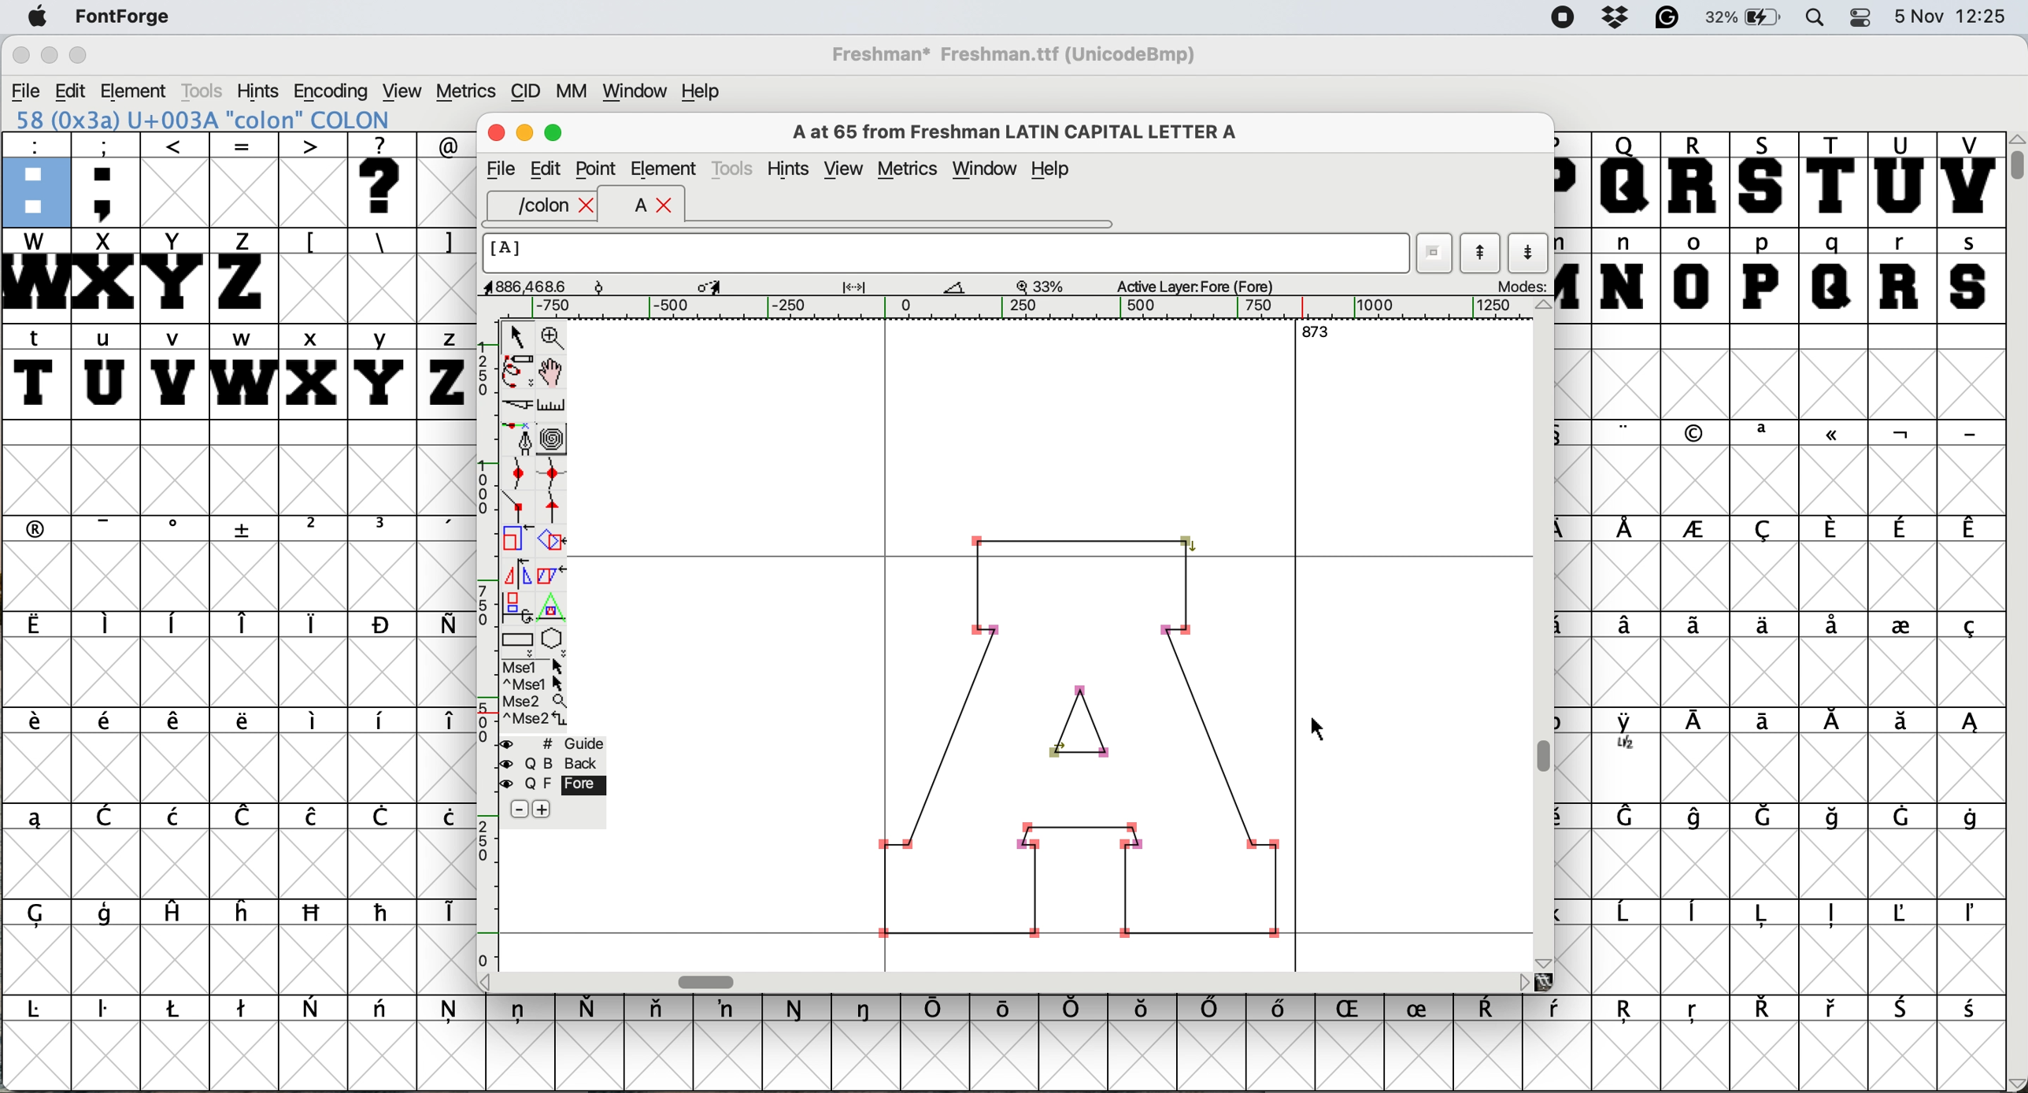 The width and height of the screenshot is (2028, 1093). Describe the element at coordinates (1477, 248) in the screenshot. I see `show previous character` at that location.